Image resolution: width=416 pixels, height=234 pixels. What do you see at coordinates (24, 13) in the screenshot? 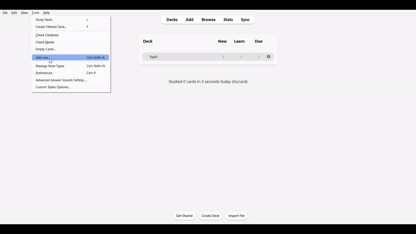
I see `View` at bounding box center [24, 13].